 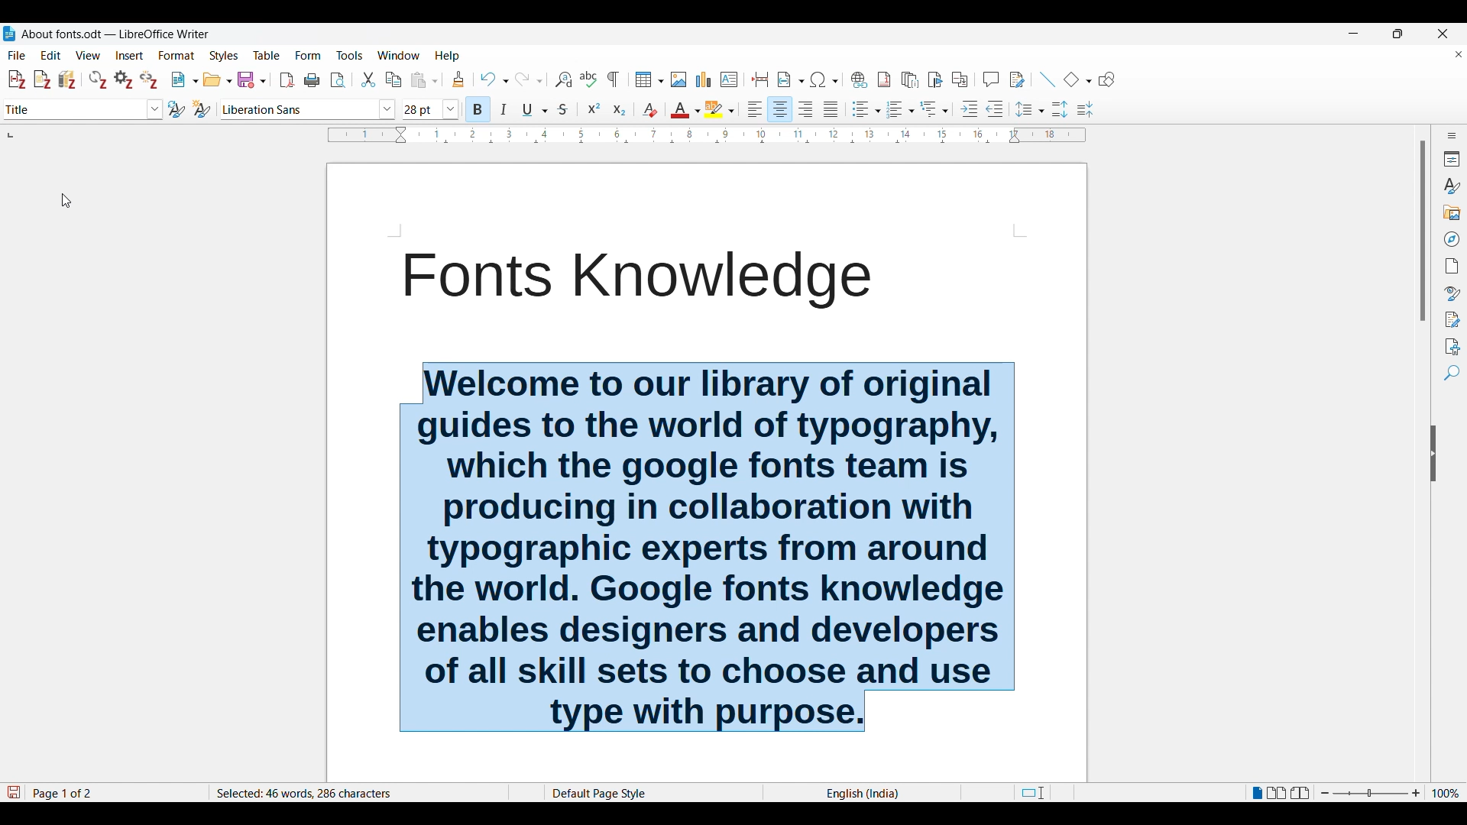 I want to click on Subscript, so click(x=620, y=109).